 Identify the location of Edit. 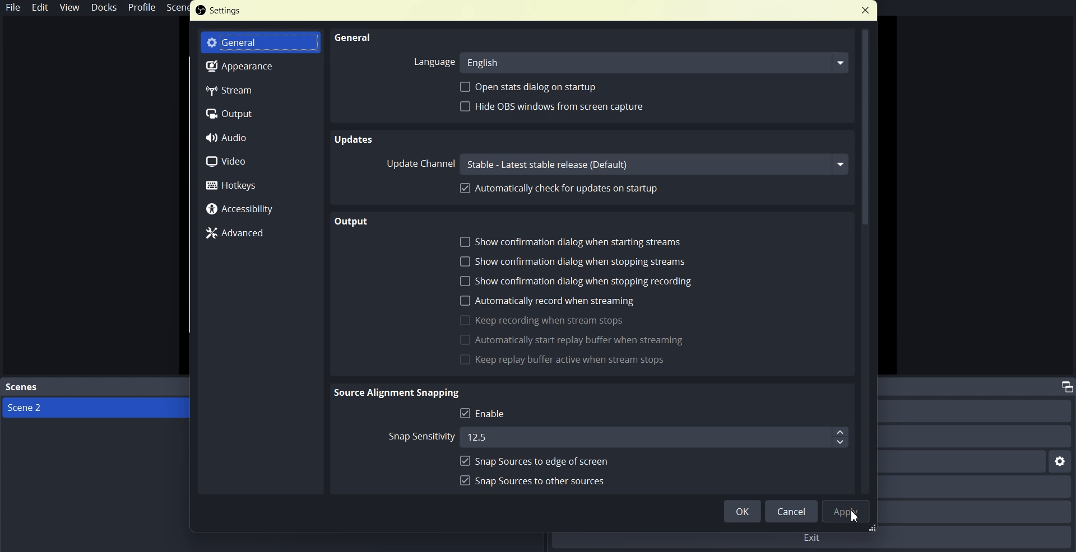
(40, 7).